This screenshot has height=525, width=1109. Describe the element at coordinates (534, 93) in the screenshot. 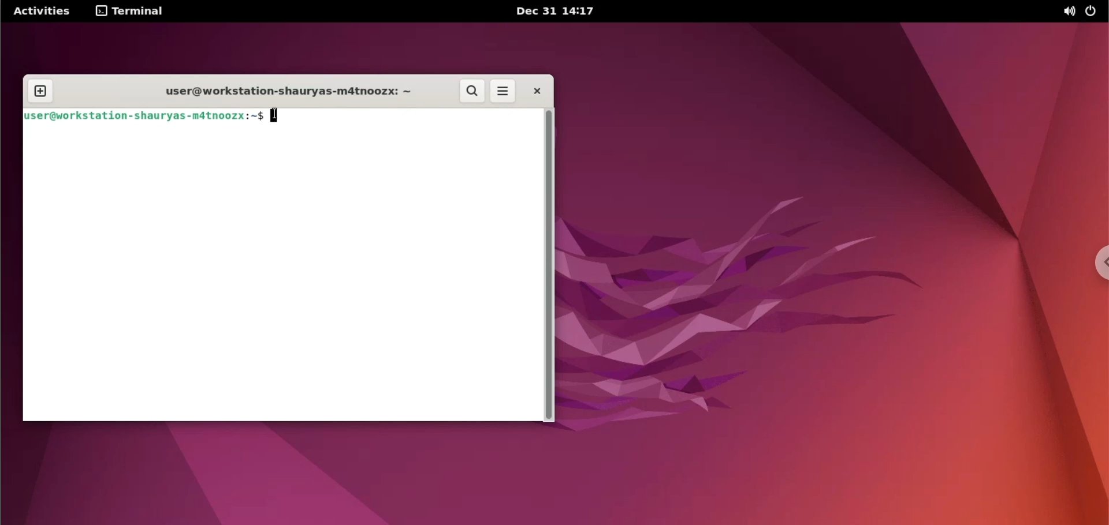

I see `close` at that location.